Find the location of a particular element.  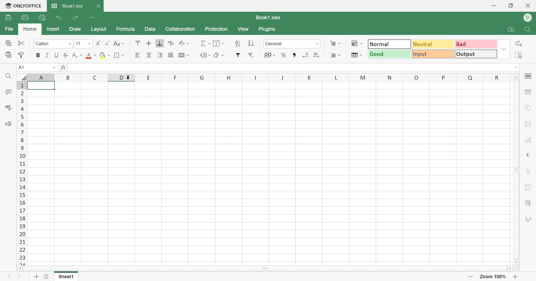

Drop Down is located at coordinates (210, 55).